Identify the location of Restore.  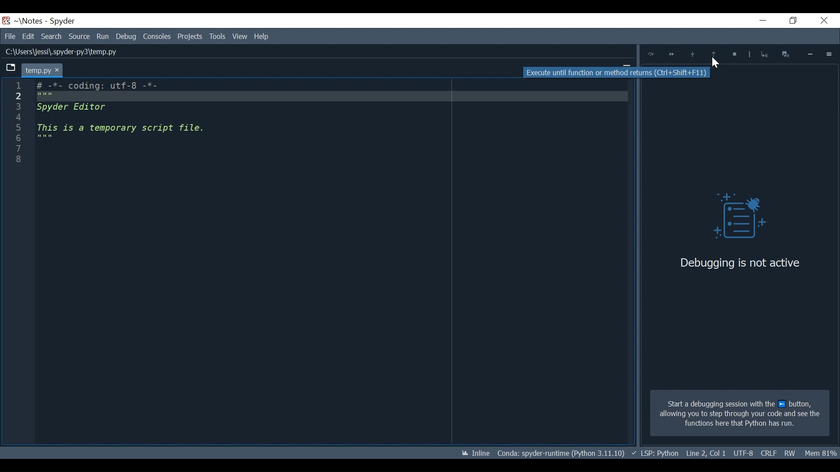
(791, 21).